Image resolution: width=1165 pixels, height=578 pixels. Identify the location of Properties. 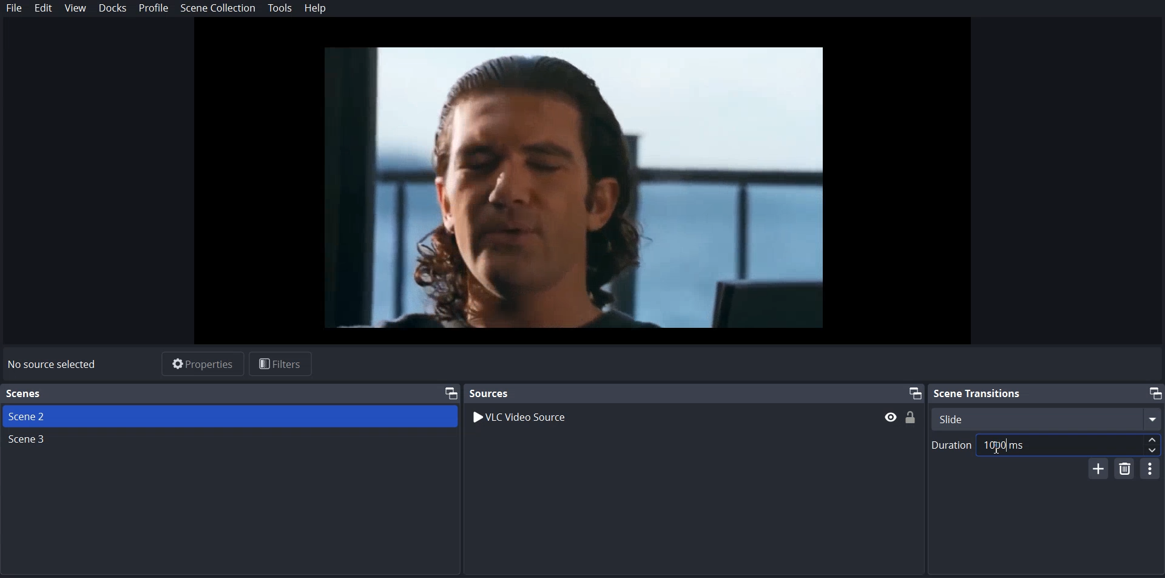
(203, 364).